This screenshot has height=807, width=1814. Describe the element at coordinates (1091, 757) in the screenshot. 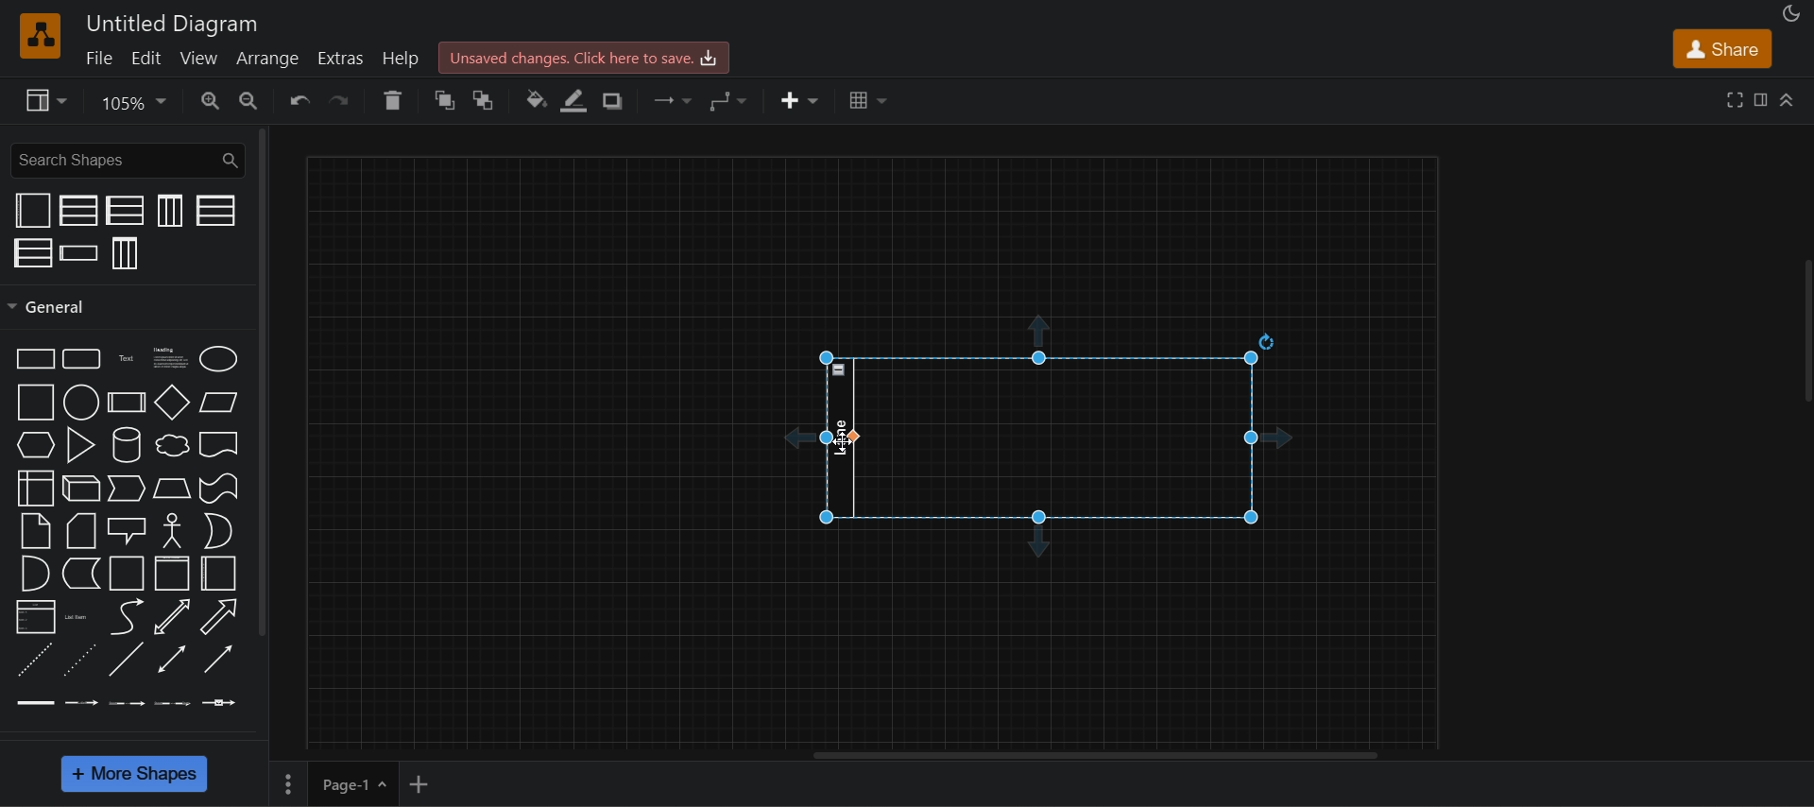

I see `horizontal scroll bar` at that location.